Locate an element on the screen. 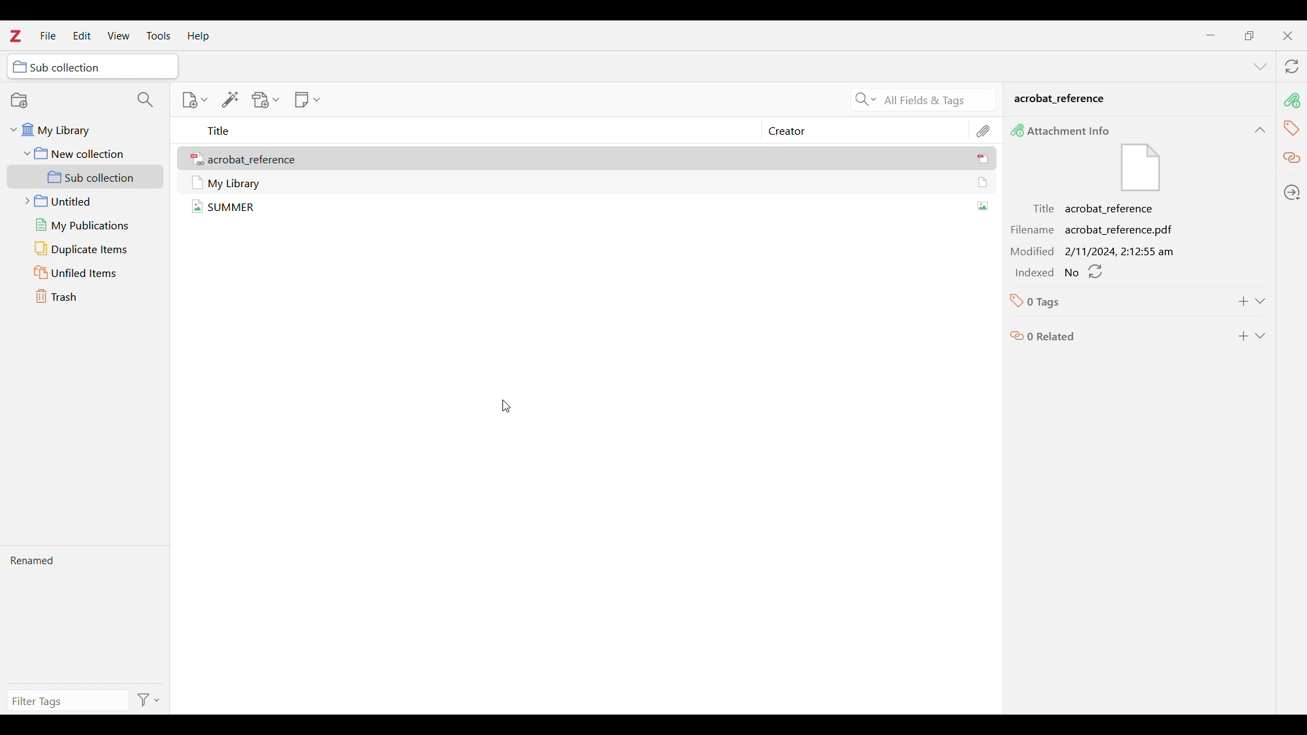 The image size is (1307, 735). Title  is located at coordinates (219, 132).